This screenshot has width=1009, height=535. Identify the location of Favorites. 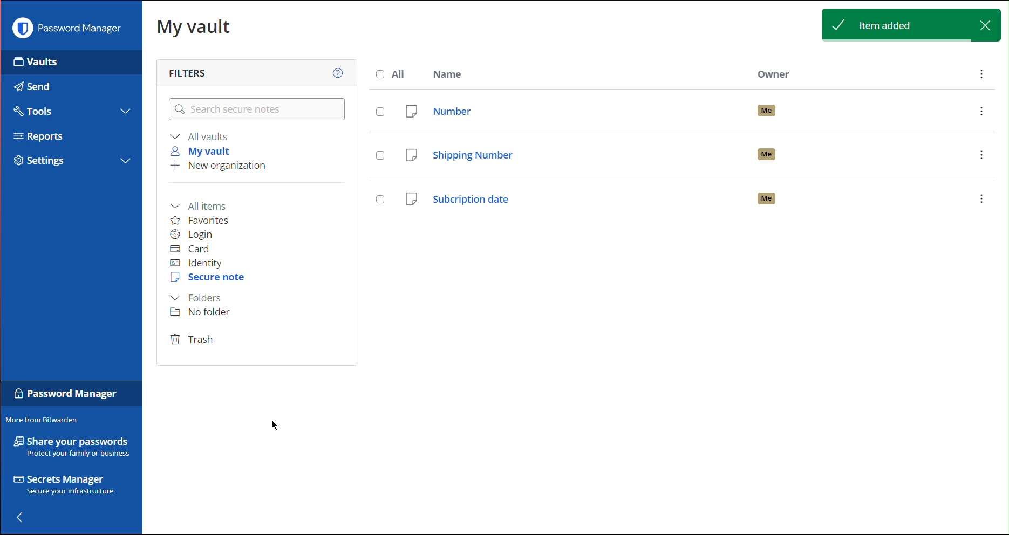
(207, 220).